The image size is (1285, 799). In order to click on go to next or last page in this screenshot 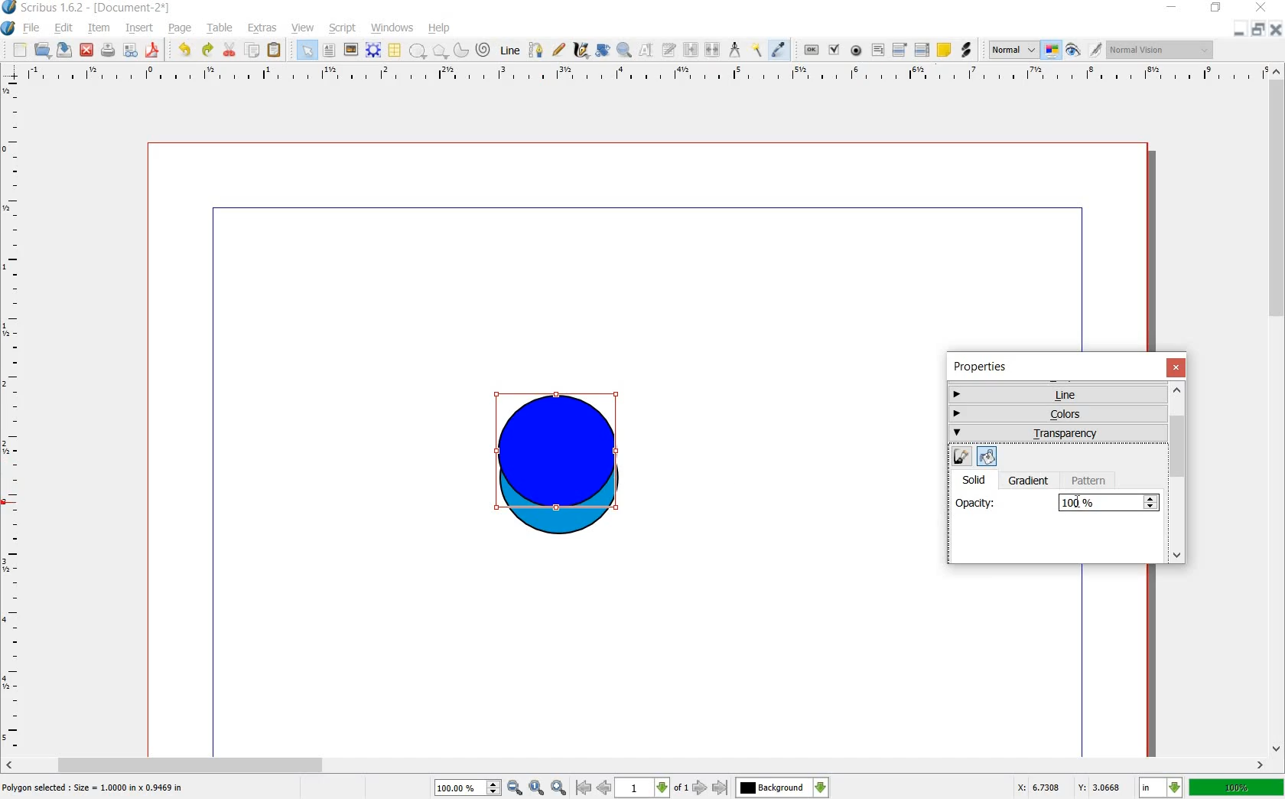, I will do `click(711, 788)`.